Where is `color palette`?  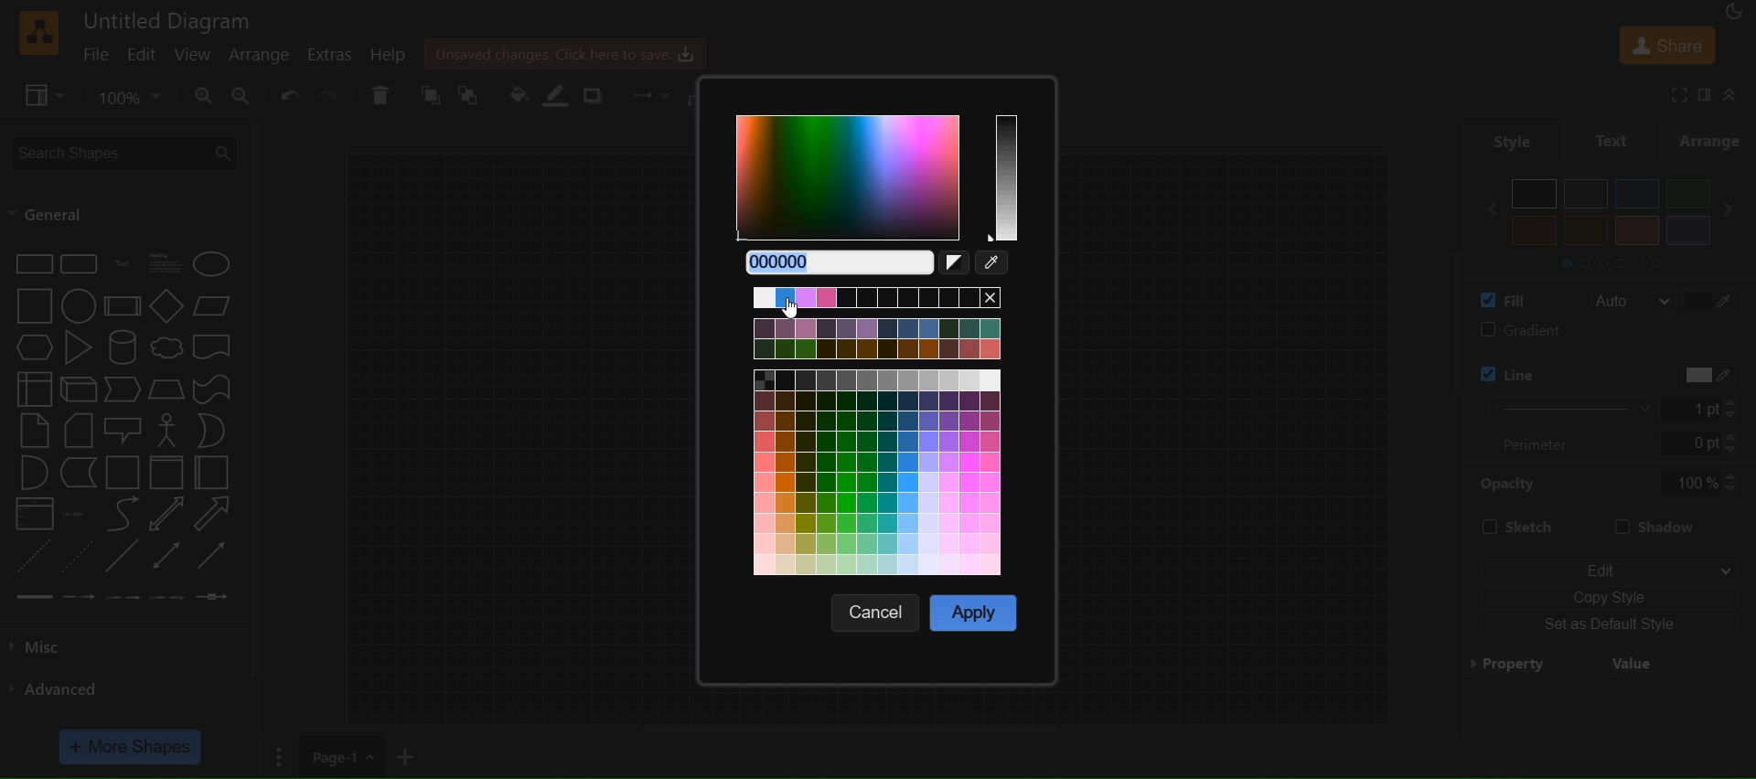
color palette is located at coordinates (882, 432).